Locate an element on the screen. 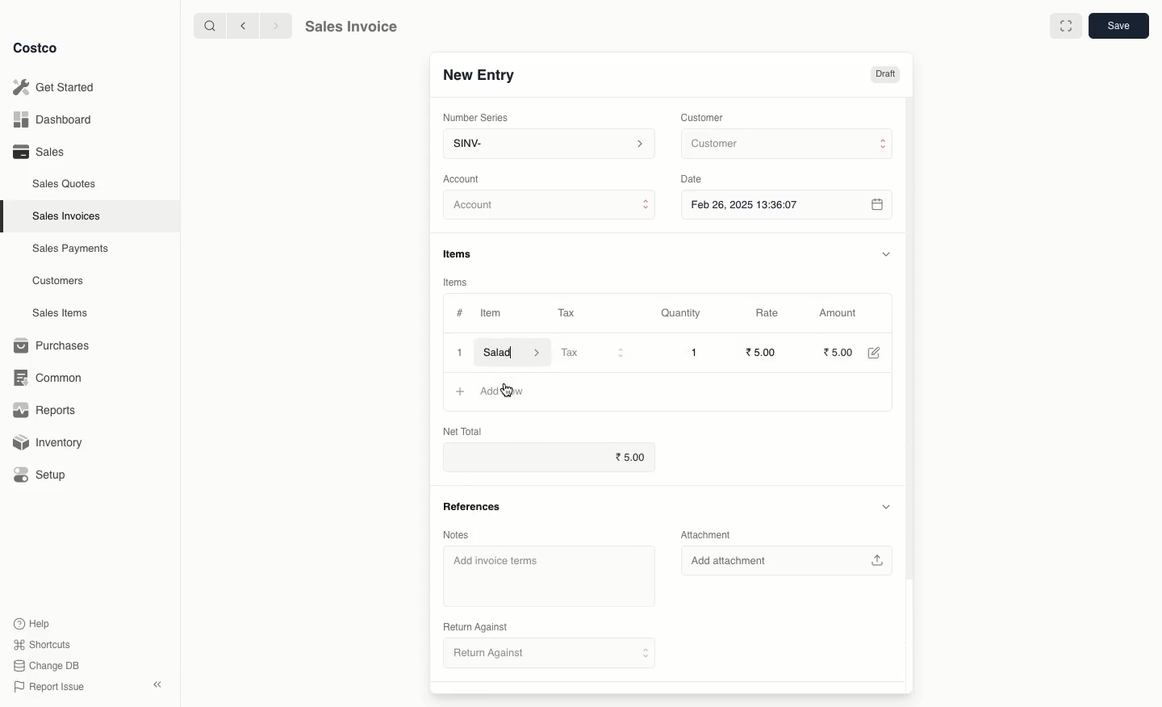 The height and width of the screenshot is (707, 1162). cursor is located at coordinates (510, 391).